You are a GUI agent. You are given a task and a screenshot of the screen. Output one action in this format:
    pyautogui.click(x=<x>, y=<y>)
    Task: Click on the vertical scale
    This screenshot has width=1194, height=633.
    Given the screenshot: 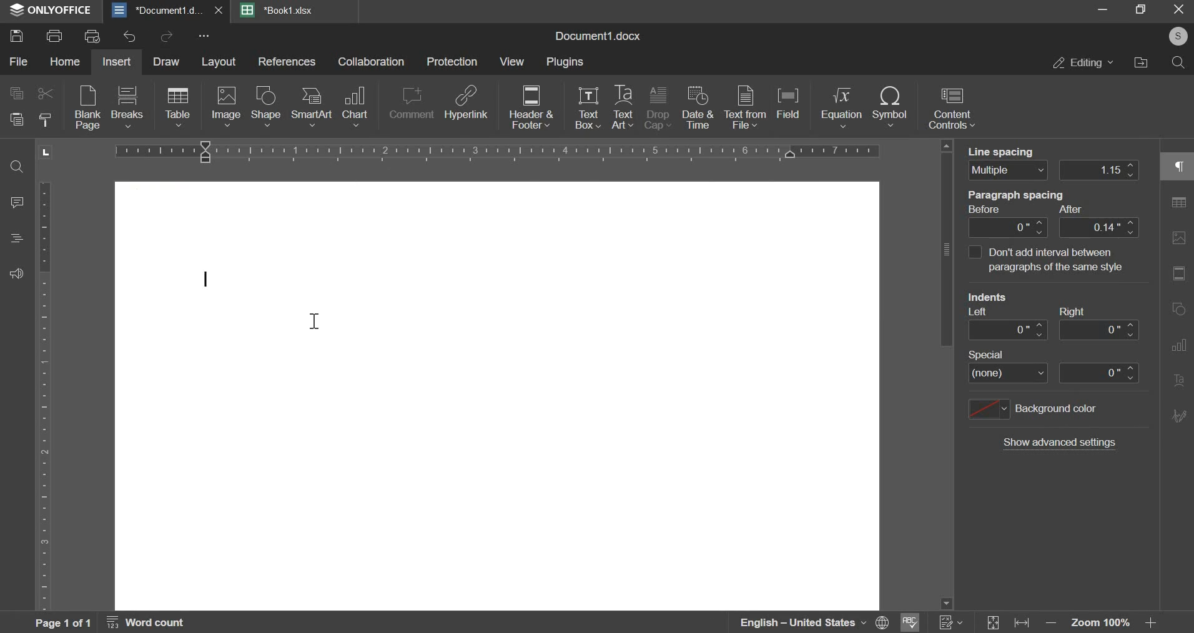 What is the action you would take?
    pyautogui.click(x=44, y=397)
    